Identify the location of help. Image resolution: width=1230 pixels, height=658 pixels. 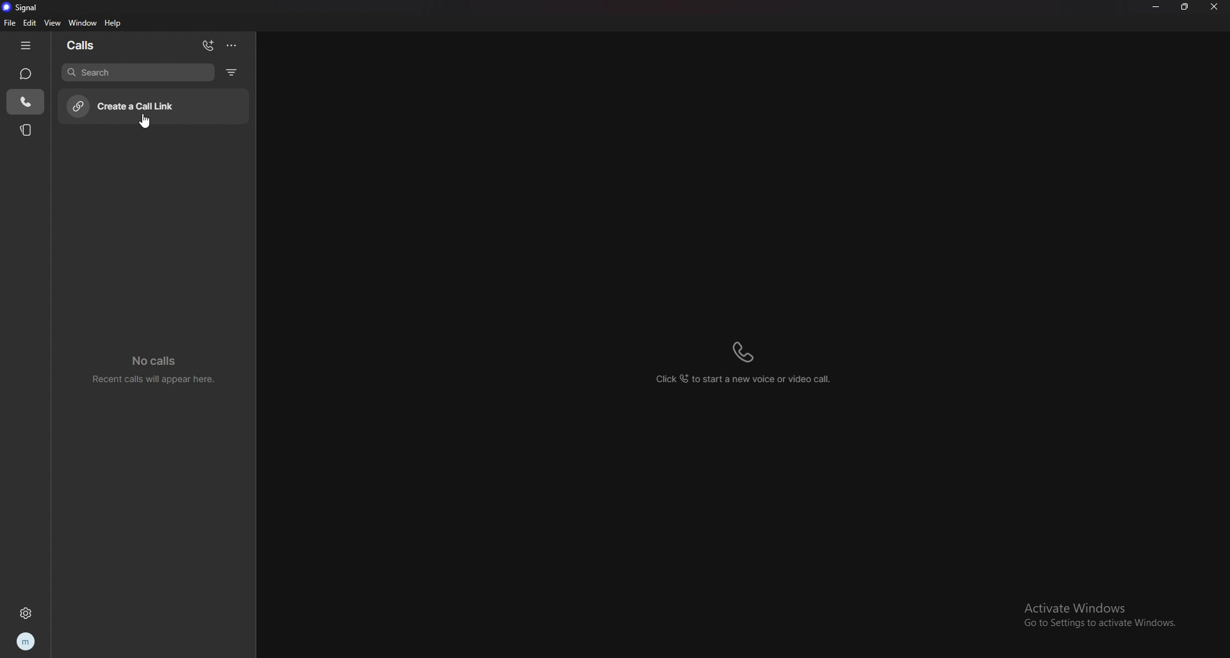
(113, 23).